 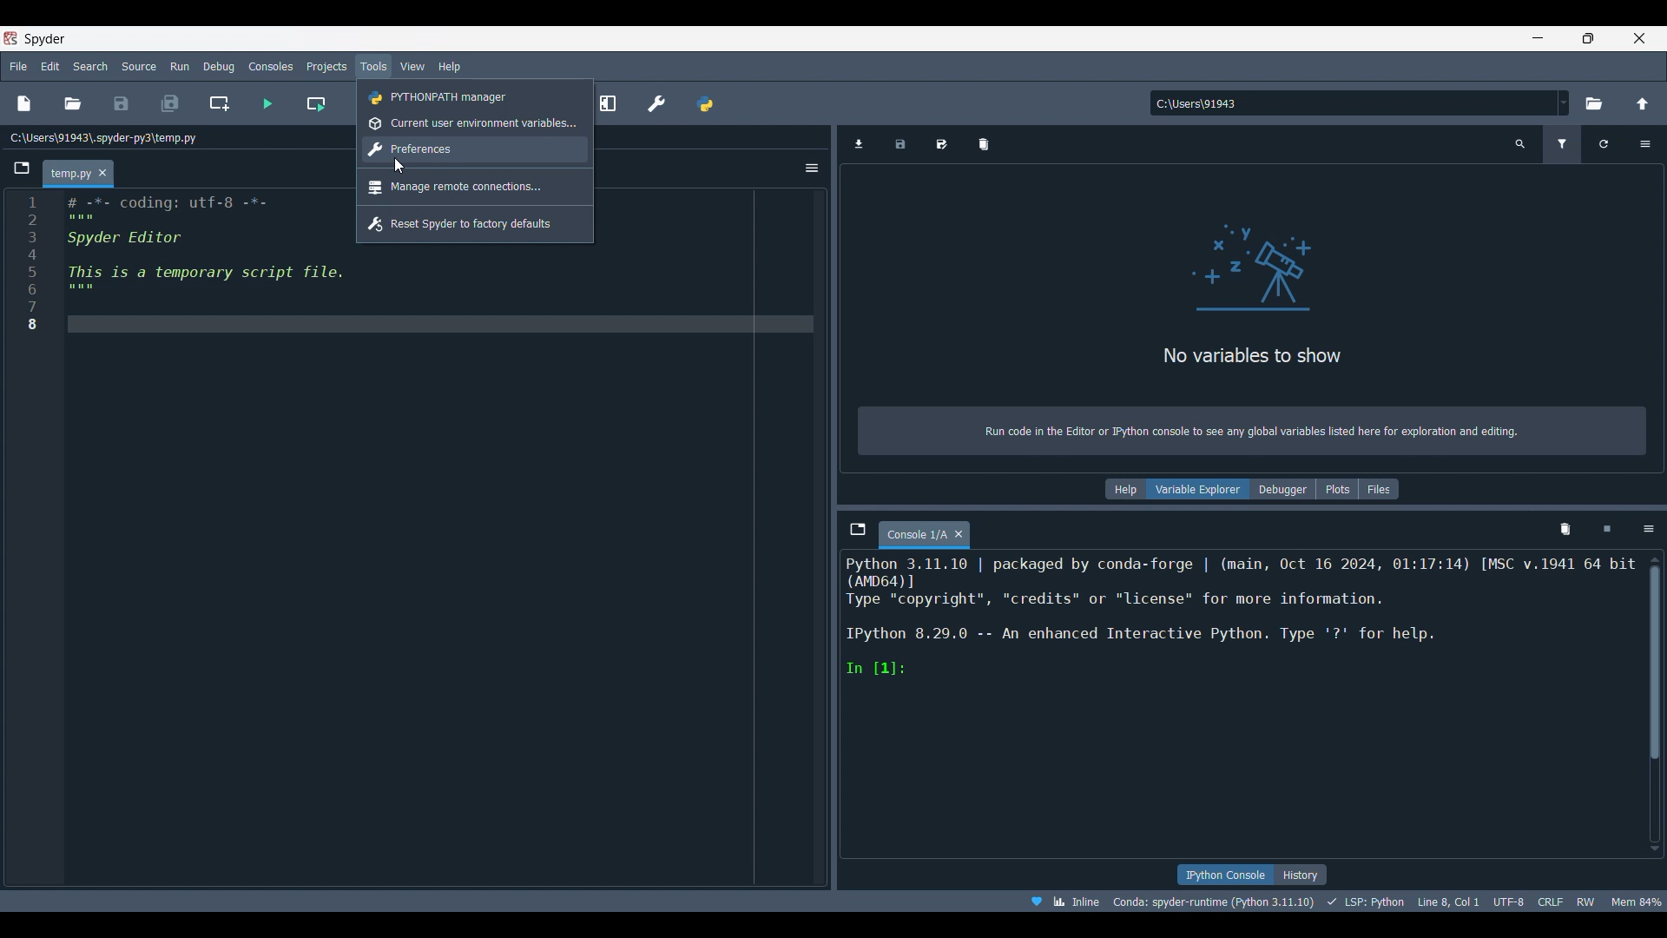 I want to click on Change to parent directory, so click(x=1643, y=104).